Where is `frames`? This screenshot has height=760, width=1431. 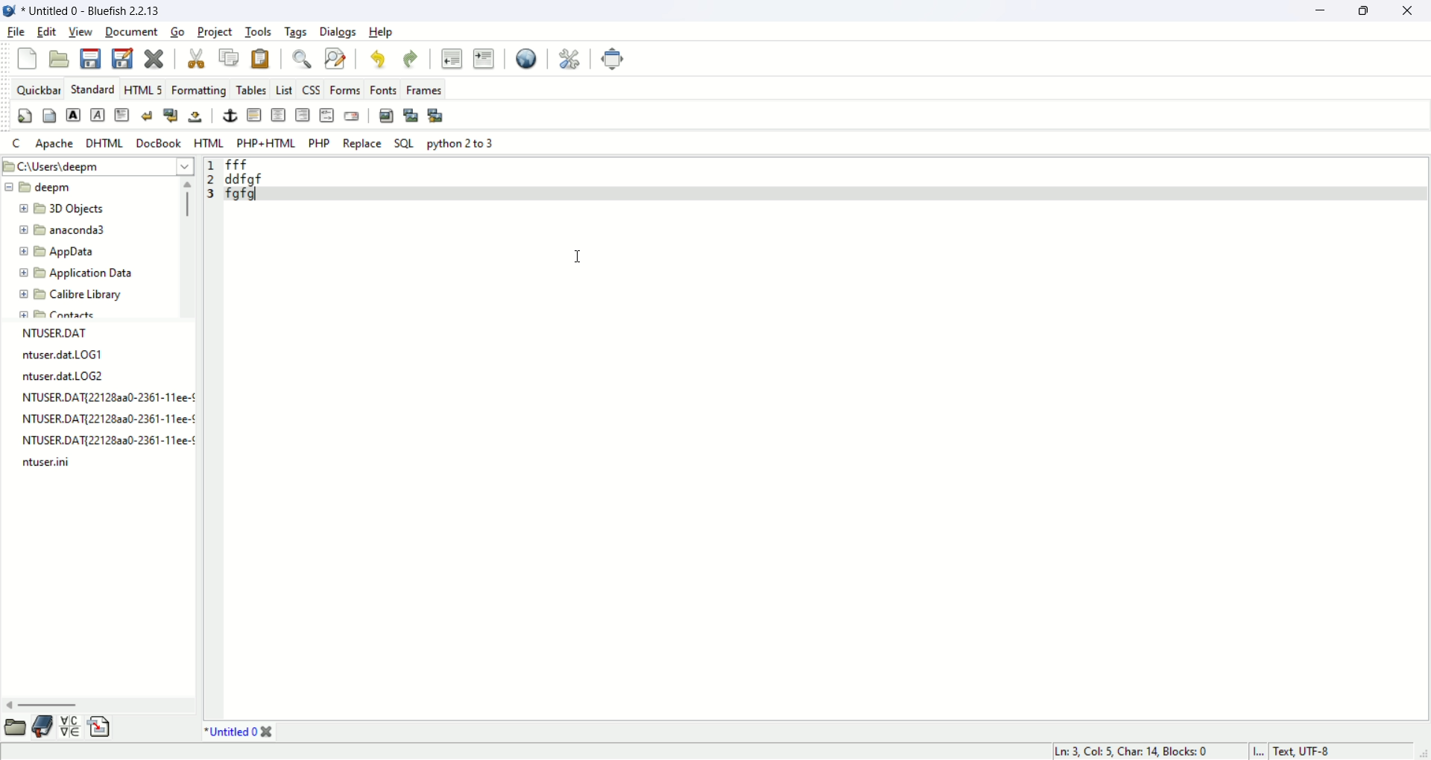 frames is located at coordinates (426, 89).